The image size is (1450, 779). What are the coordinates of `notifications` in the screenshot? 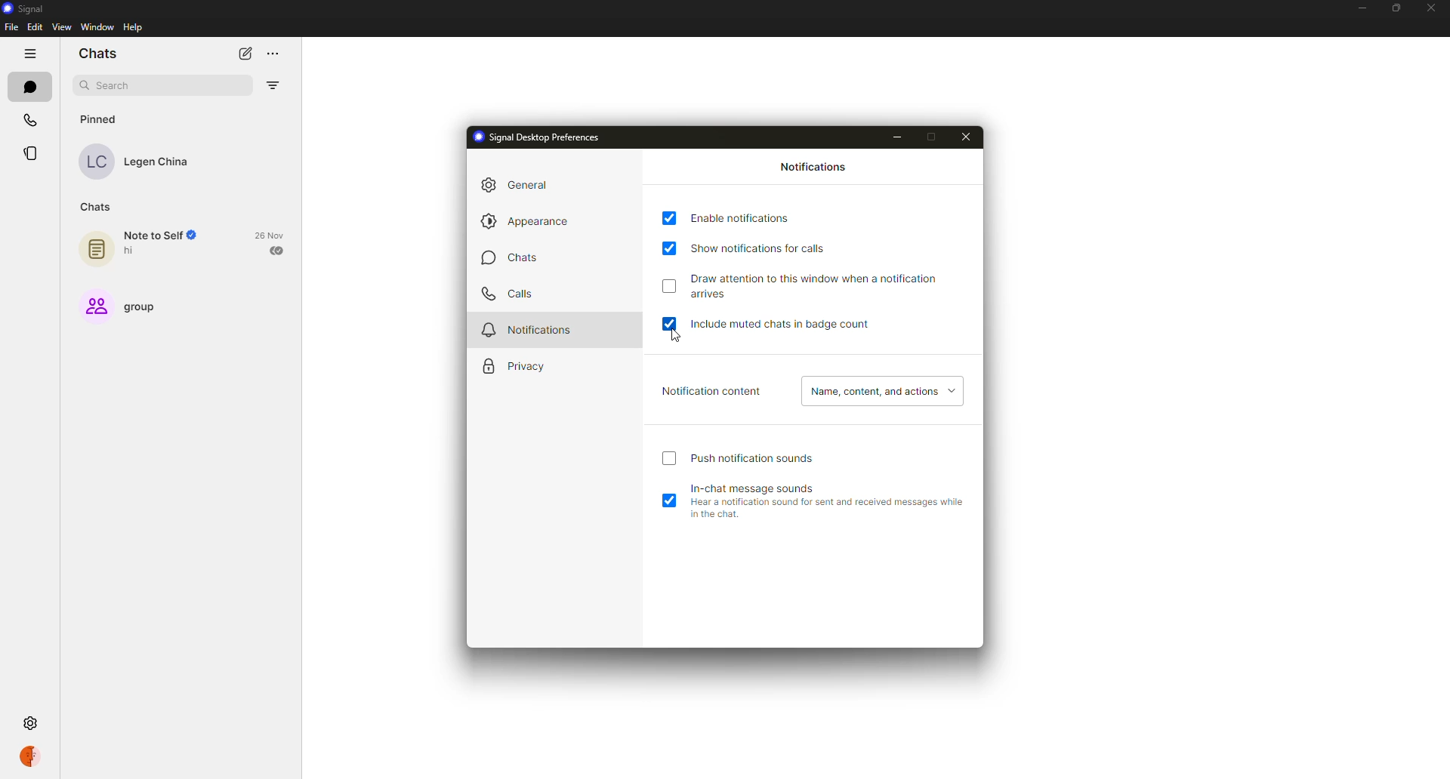 It's located at (814, 168).